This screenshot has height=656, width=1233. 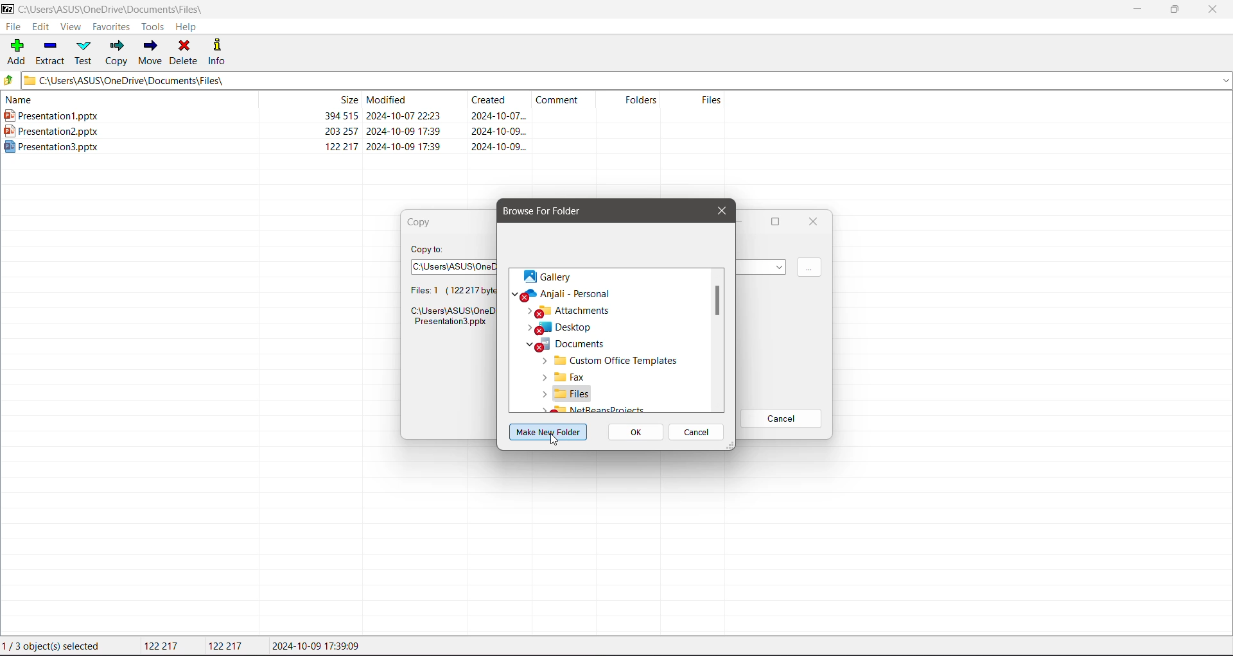 What do you see at coordinates (11, 80) in the screenshot?
I see `Move Up one level` at bounding box center [11, 80].